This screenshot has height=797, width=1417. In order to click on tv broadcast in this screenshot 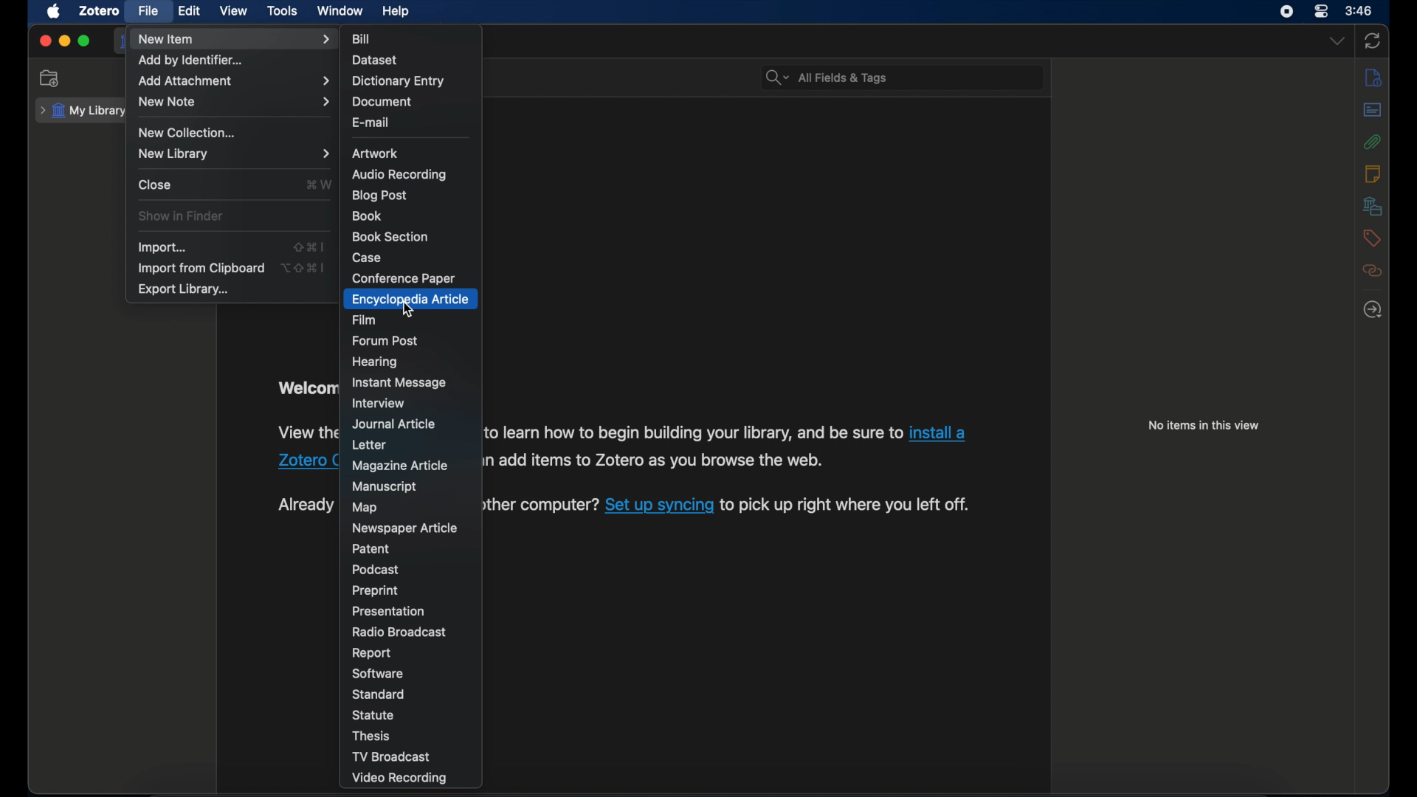, I will do `click(390, 756)`.